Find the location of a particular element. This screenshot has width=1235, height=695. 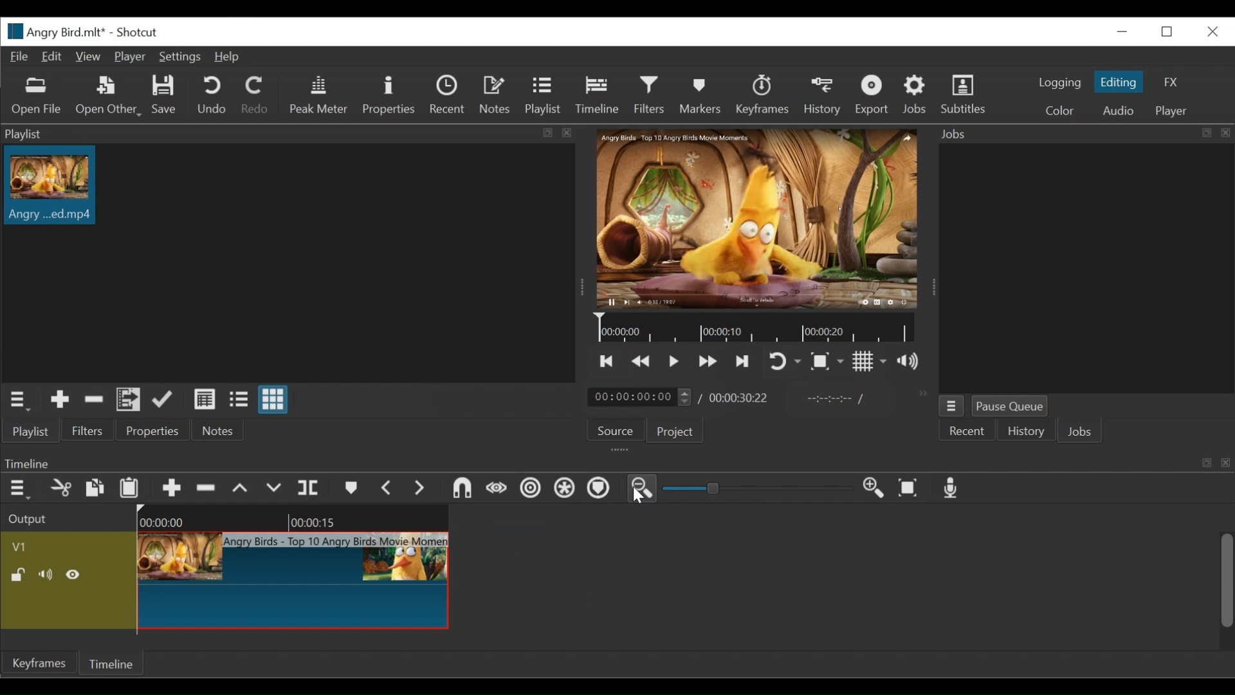

View as icons is located at coordinates (273, 399).